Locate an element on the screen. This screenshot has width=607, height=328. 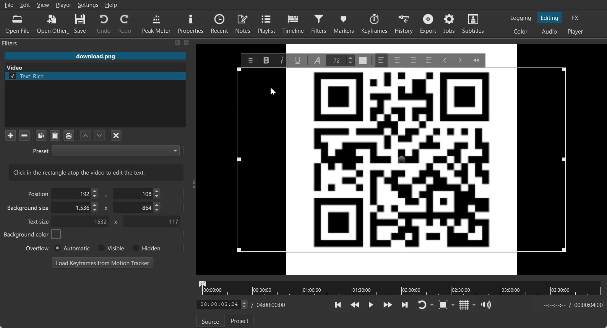
Maximize is located at coordinates (178, 42).